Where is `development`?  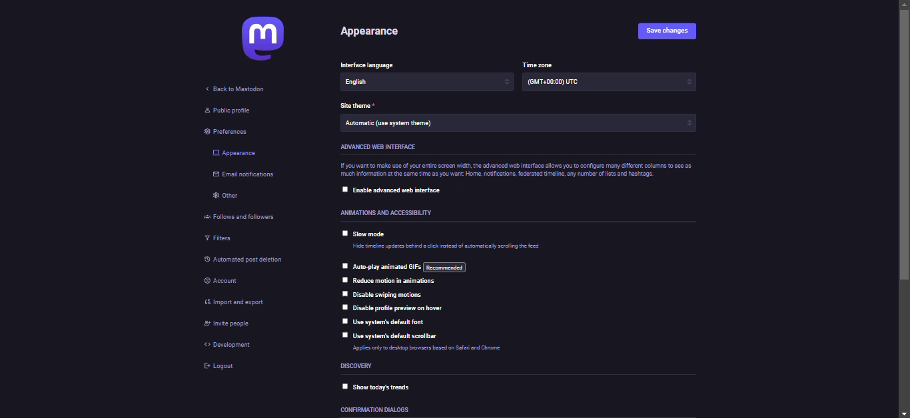
development is located at coordinates (230, 344).